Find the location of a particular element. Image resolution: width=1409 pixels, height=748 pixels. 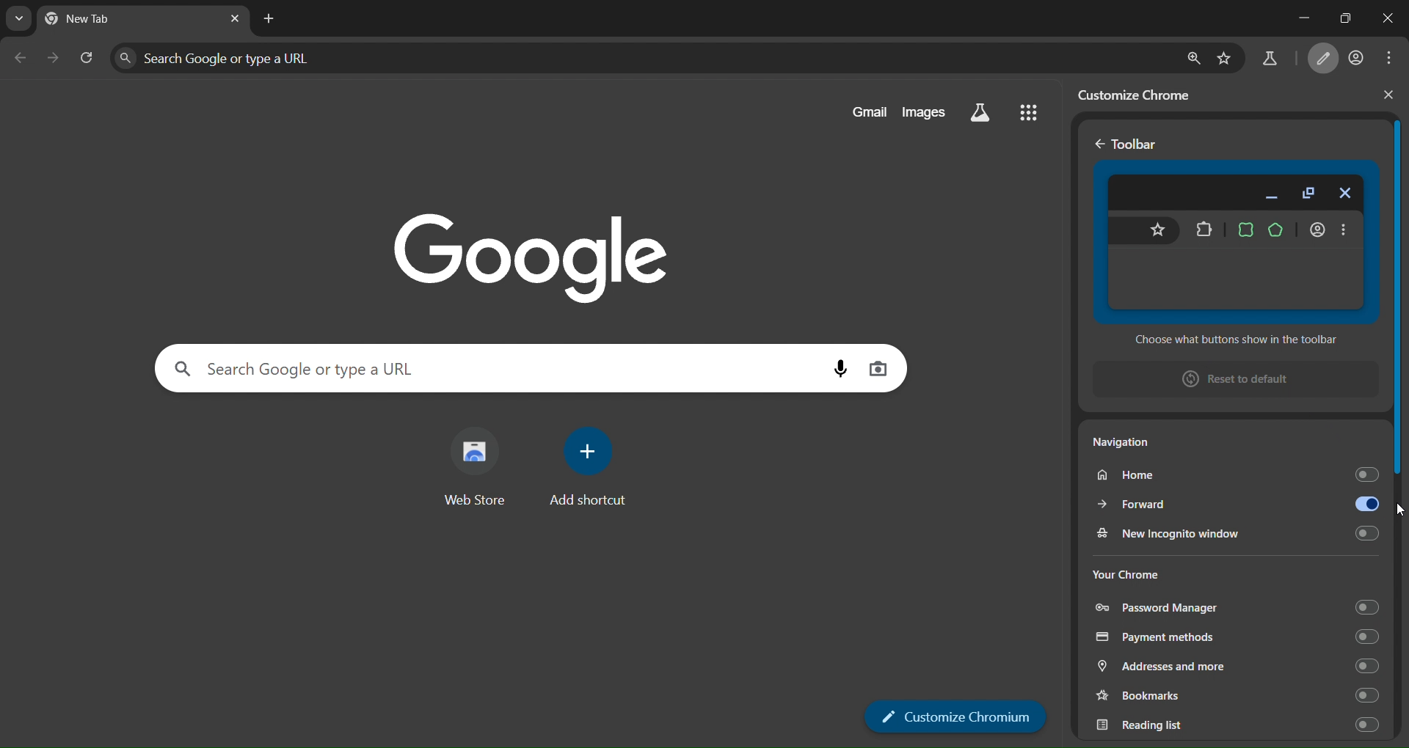

go forward one page is located at coordinates (54, 57).